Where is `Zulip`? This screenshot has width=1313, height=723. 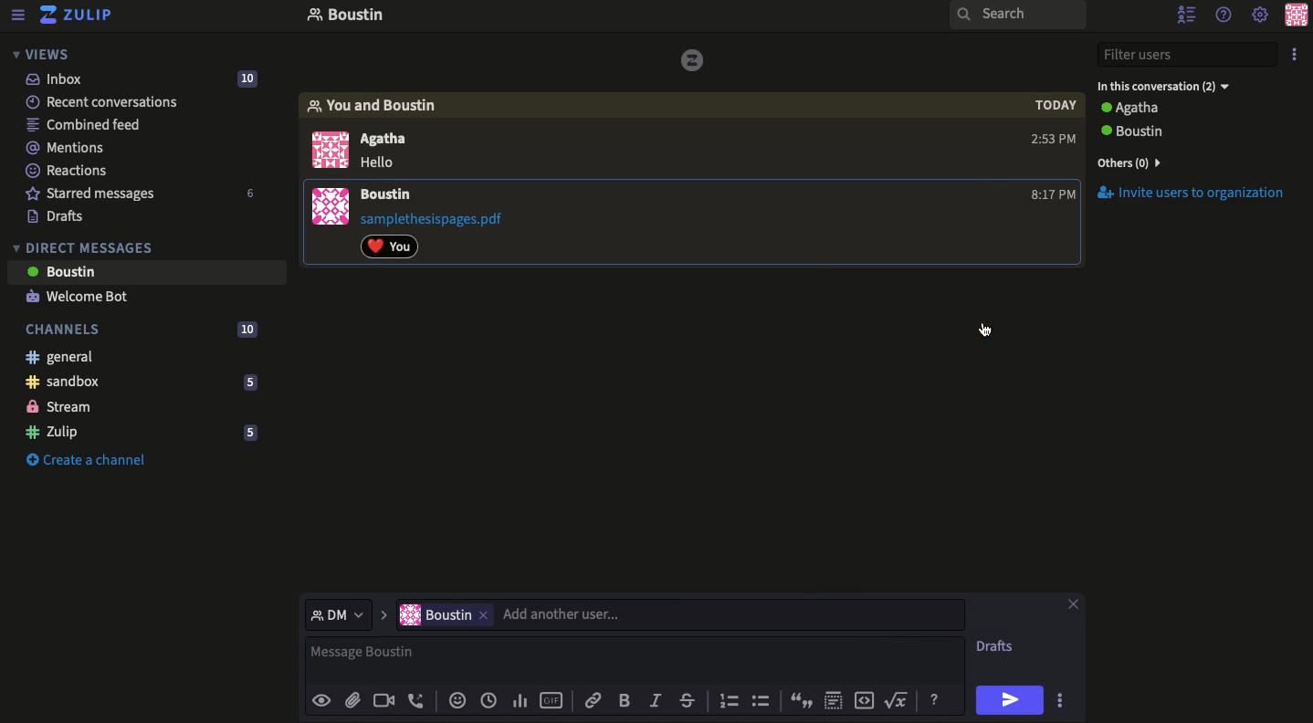
Zulip is located at coordinates (77, 14).